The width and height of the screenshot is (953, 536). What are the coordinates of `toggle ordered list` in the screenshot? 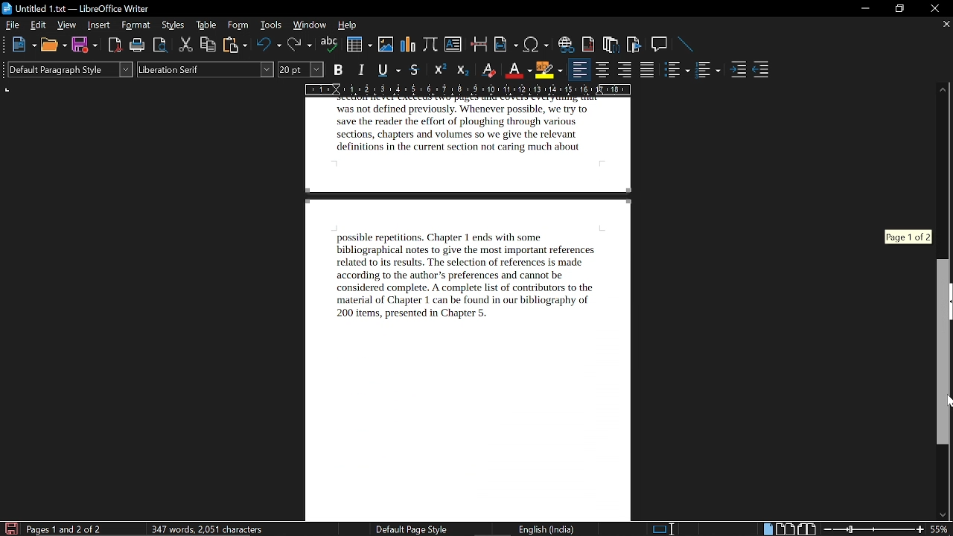 It's located at (678, 71).